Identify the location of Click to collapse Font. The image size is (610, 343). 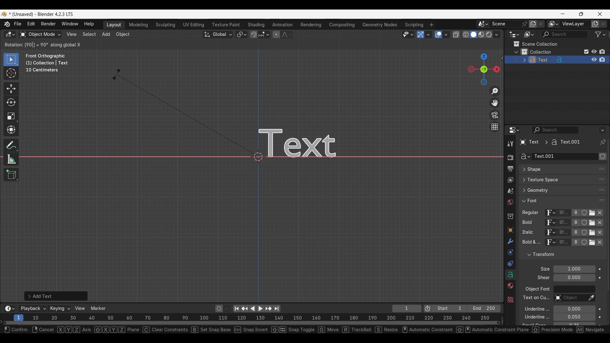
(556, 200).